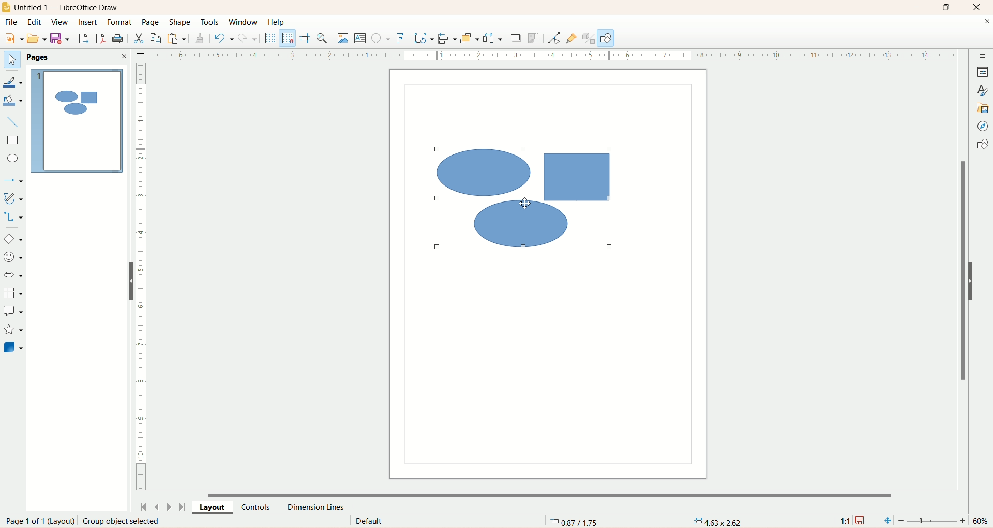 This screenshot has width=993, height=528. What do you see at coordinates (962, 286) in the screenshot?
I see `vertical scroll bar` at bounding box center [962, 286].